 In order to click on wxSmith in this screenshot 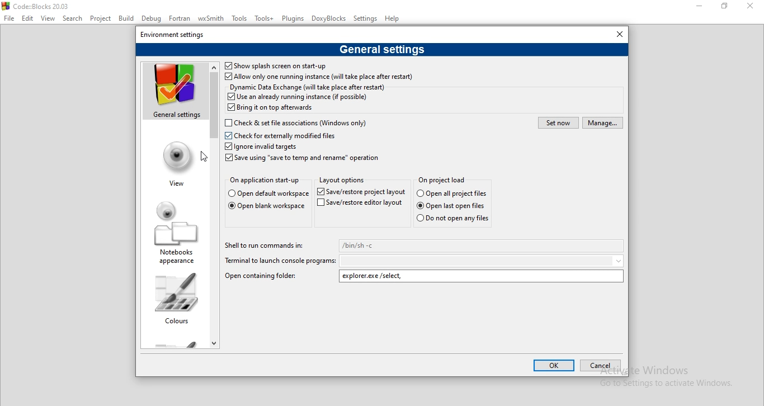, I will do `click(213, 19)`.